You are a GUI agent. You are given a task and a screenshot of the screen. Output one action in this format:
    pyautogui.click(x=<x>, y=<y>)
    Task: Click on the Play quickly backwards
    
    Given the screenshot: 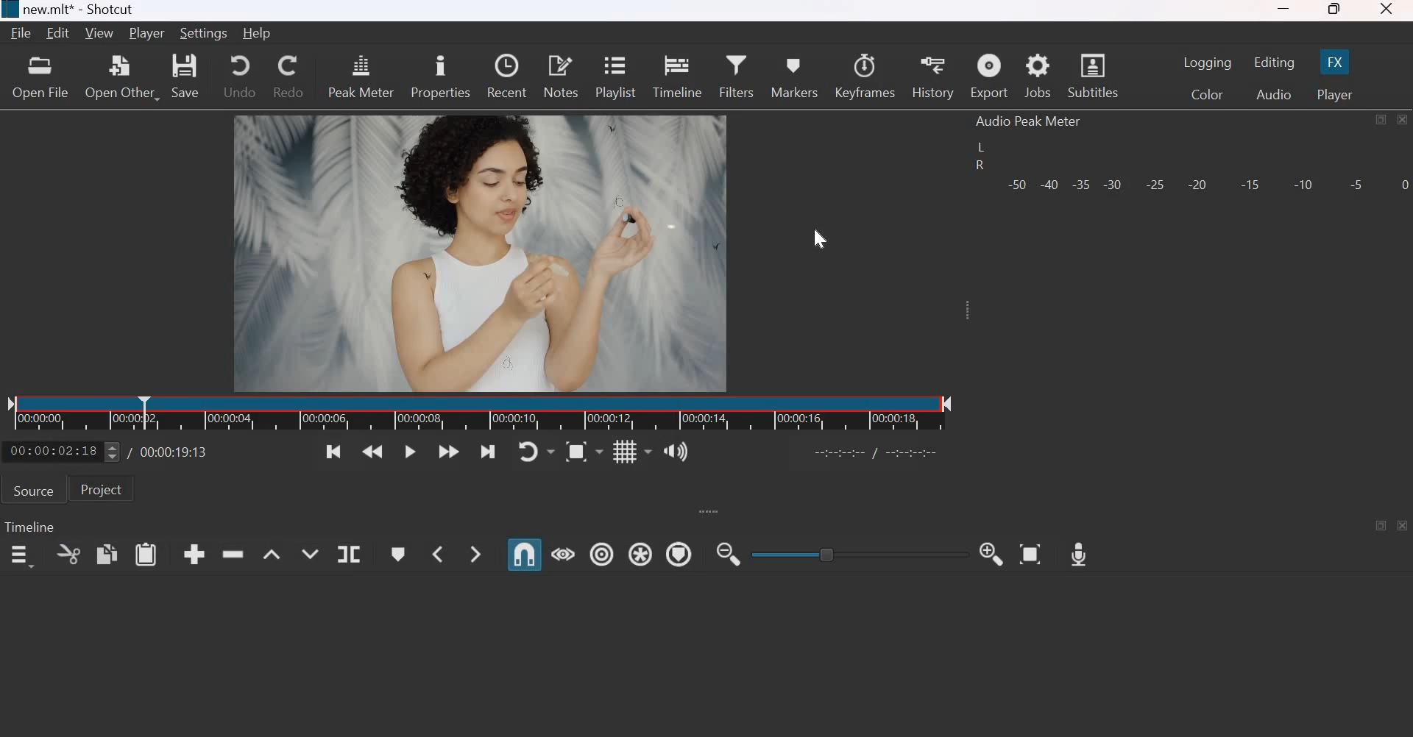 What is the action you would take?
    pyautogui.click(x=375, y=452)
    